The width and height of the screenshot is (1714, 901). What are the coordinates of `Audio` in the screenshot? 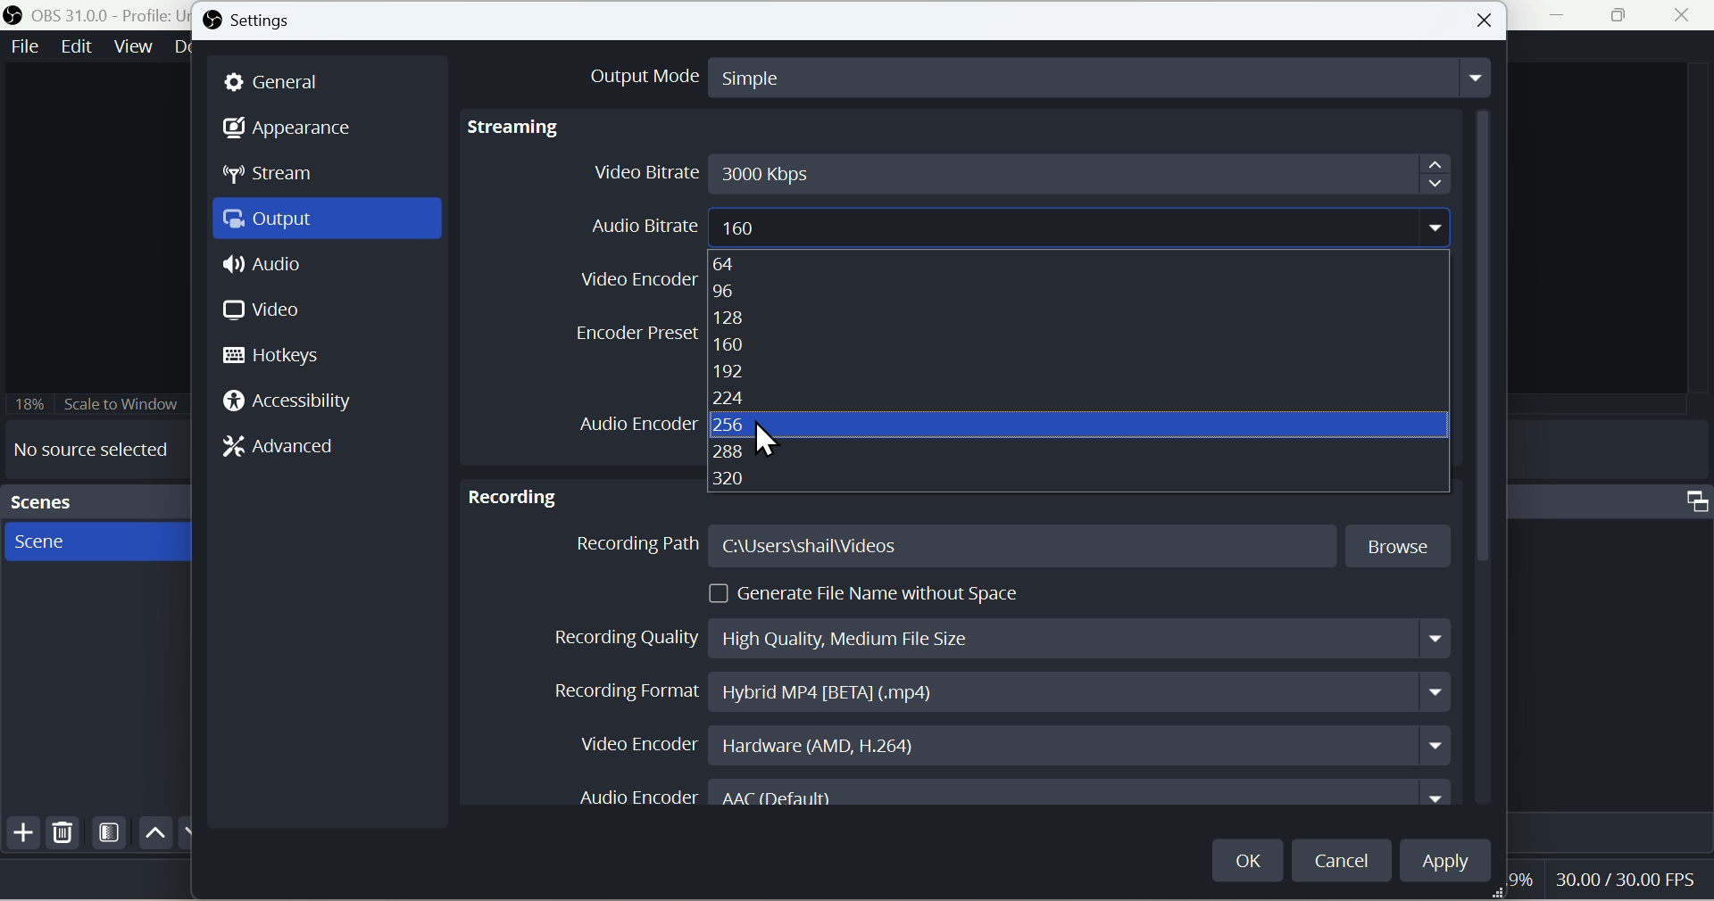 It's located at (266, 269).